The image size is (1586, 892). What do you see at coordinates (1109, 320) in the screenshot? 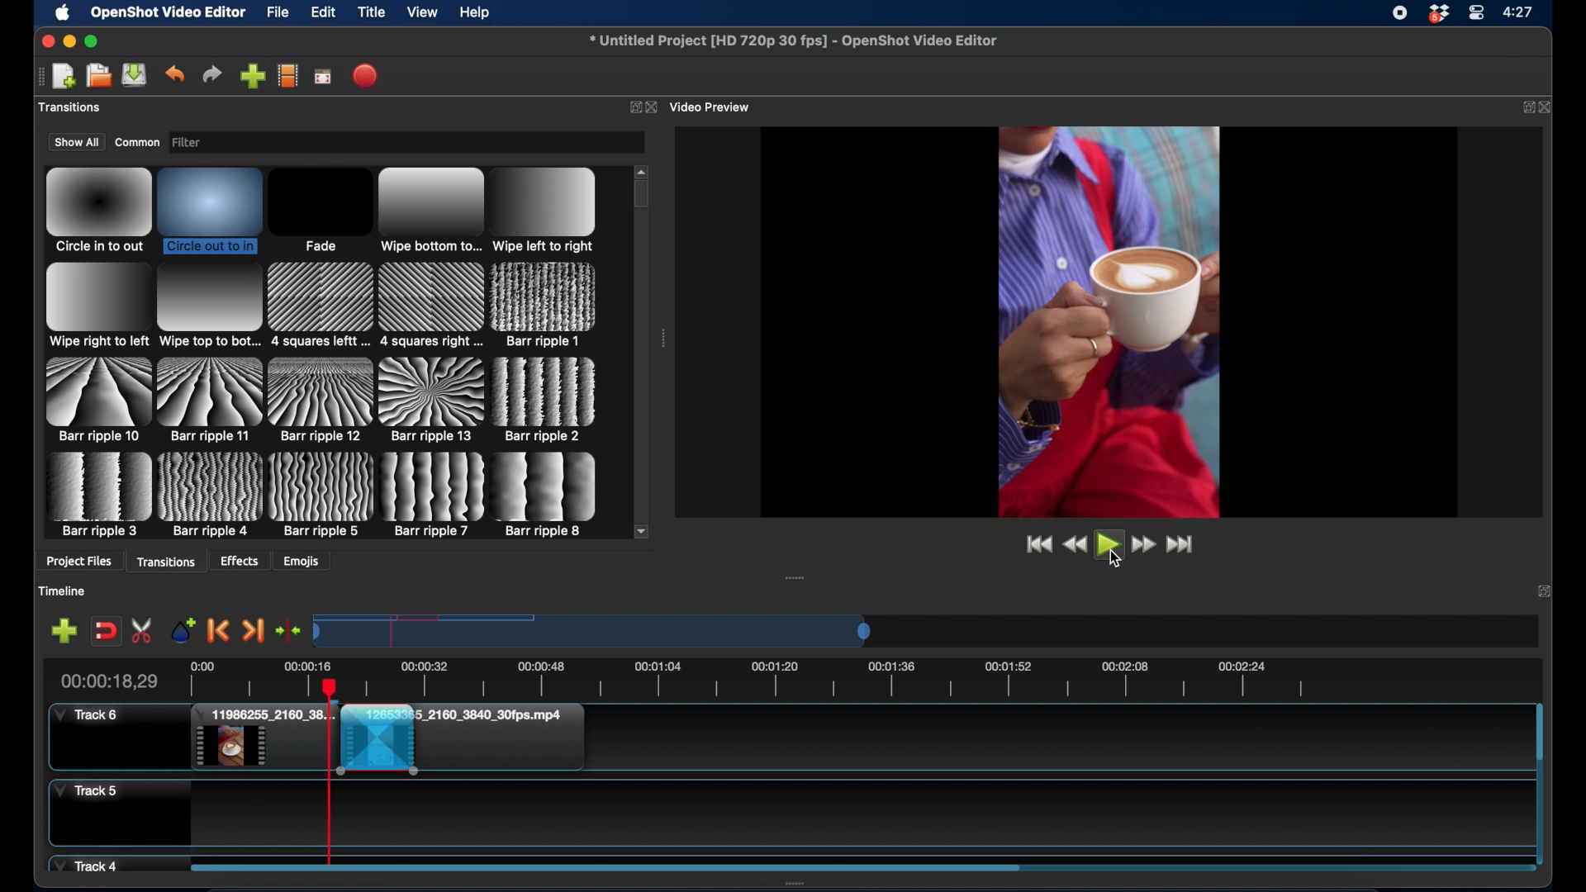
I see `video preview` at bounding box center [1109, 320].